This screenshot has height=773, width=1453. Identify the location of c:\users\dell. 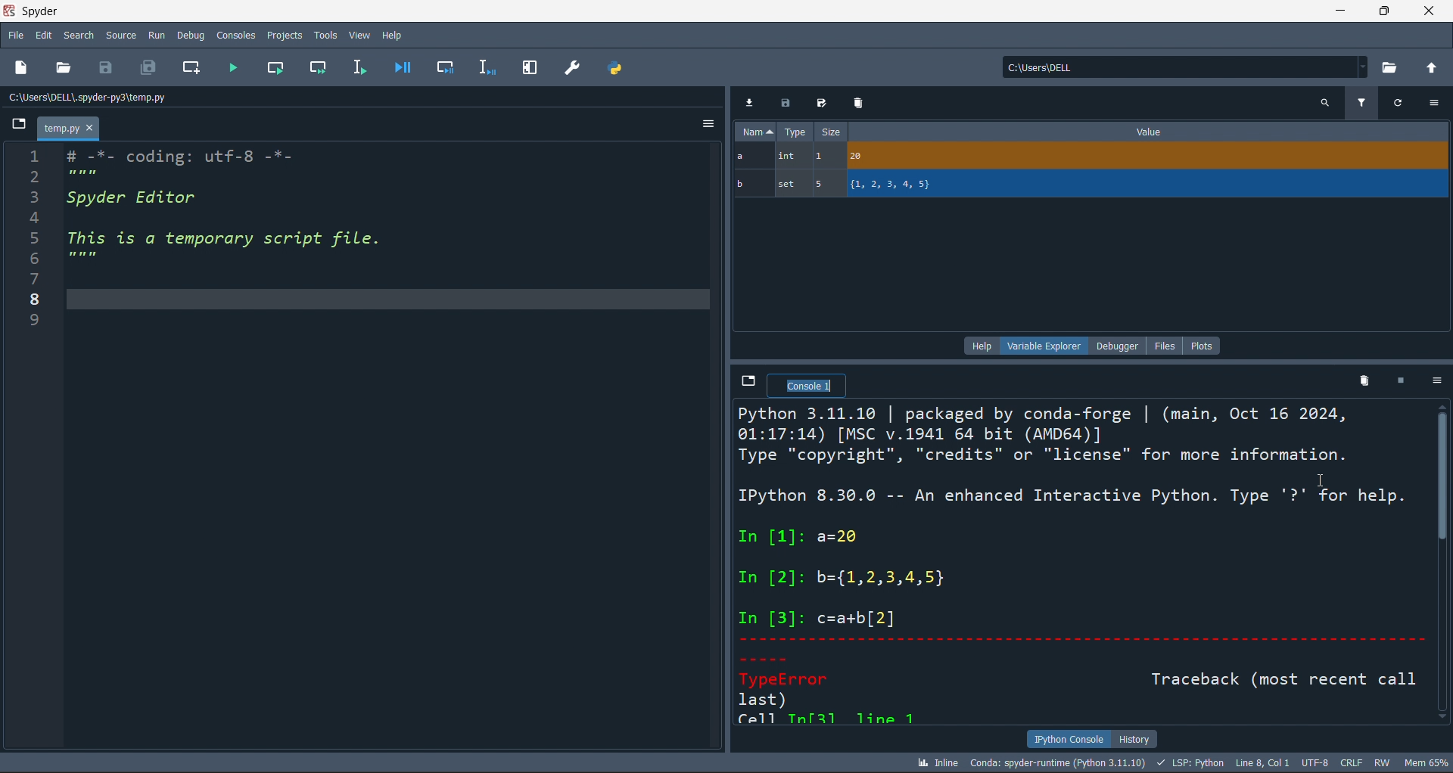
(1182, 65).